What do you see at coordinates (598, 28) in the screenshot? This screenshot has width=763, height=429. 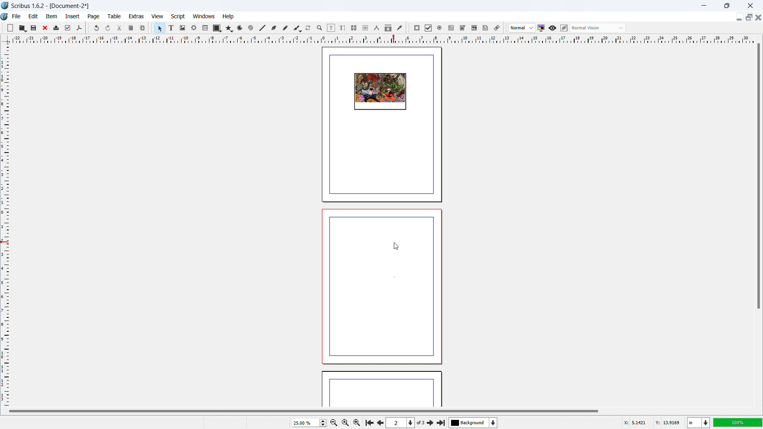 I see `select visual appearance of the display` at bounding box center [598, 28].